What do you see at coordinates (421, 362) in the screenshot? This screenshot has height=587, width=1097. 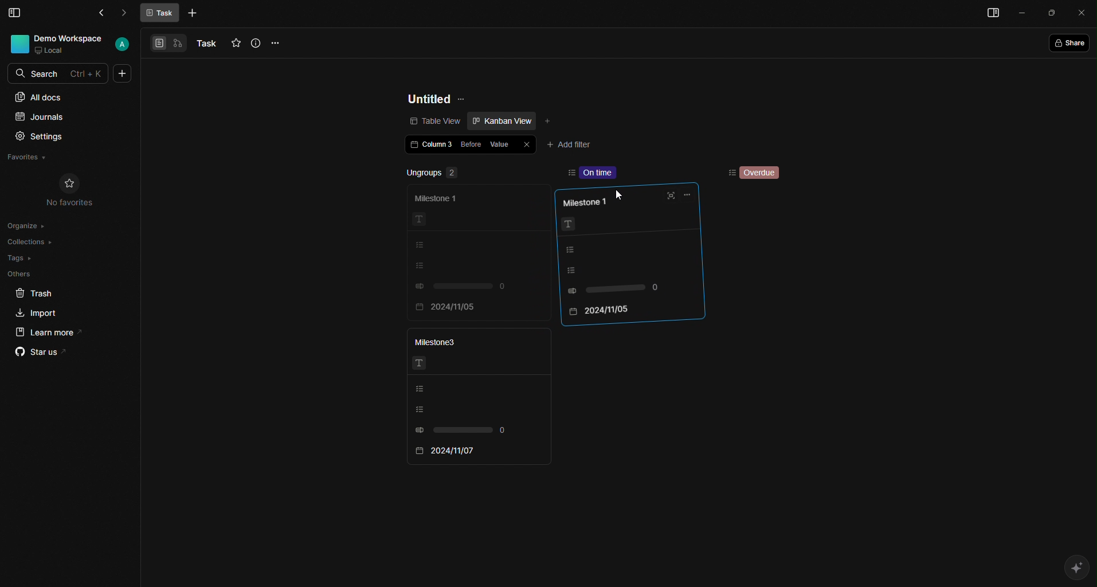 I see `Text` at bounding box center [421, 362].